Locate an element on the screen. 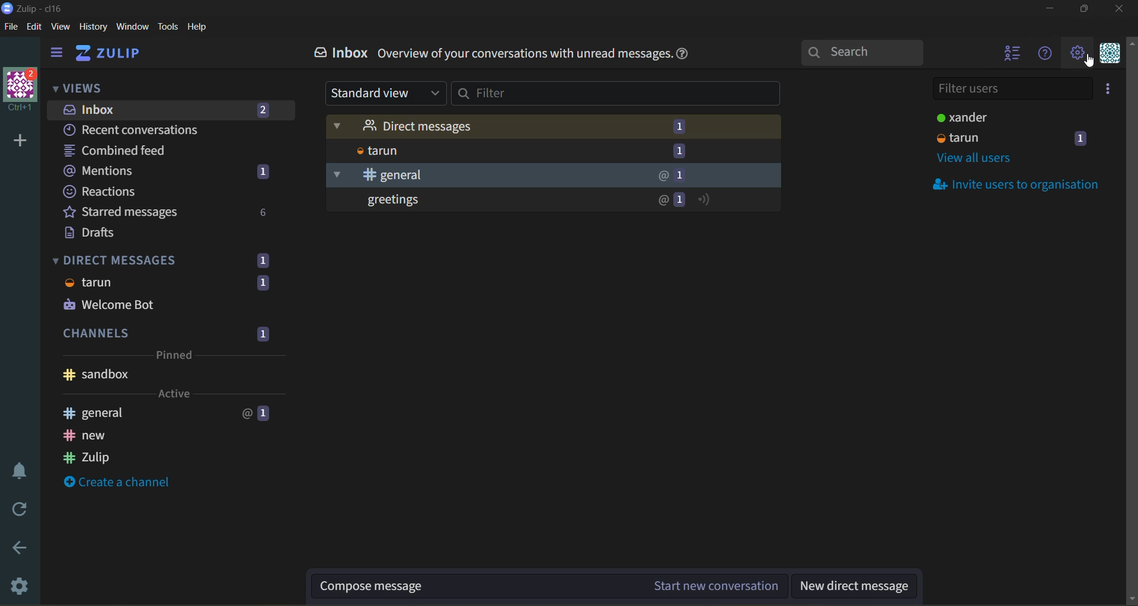  hide side bar is located at coordinates (57, 54).